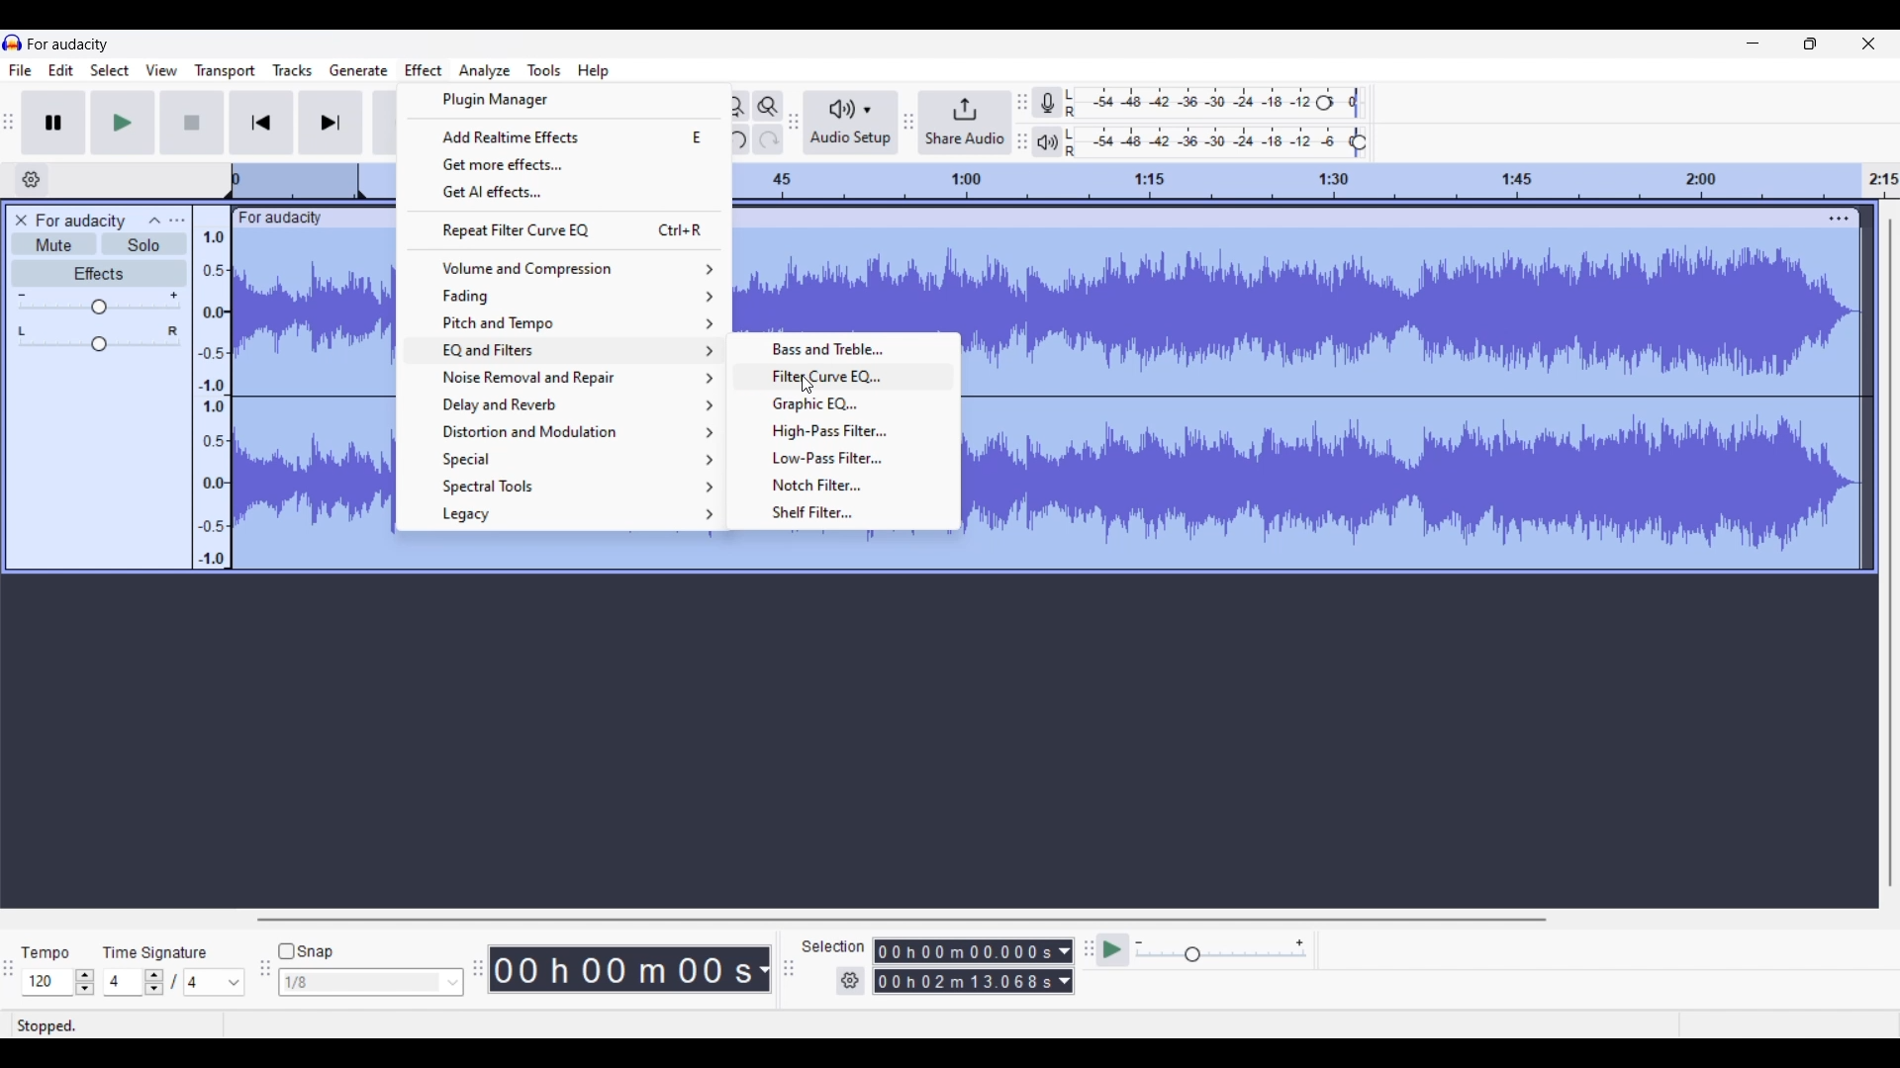  Describe the element at coordinates (565, 515) in the screenshot. I see `Legacy options` at that location.